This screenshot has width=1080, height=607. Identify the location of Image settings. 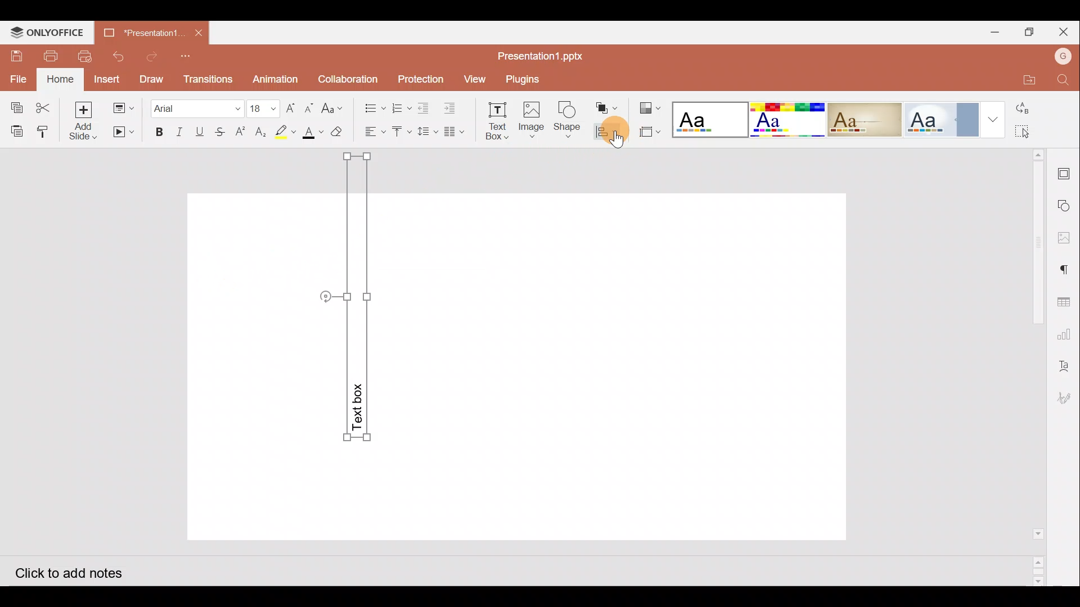
(1067, 238).